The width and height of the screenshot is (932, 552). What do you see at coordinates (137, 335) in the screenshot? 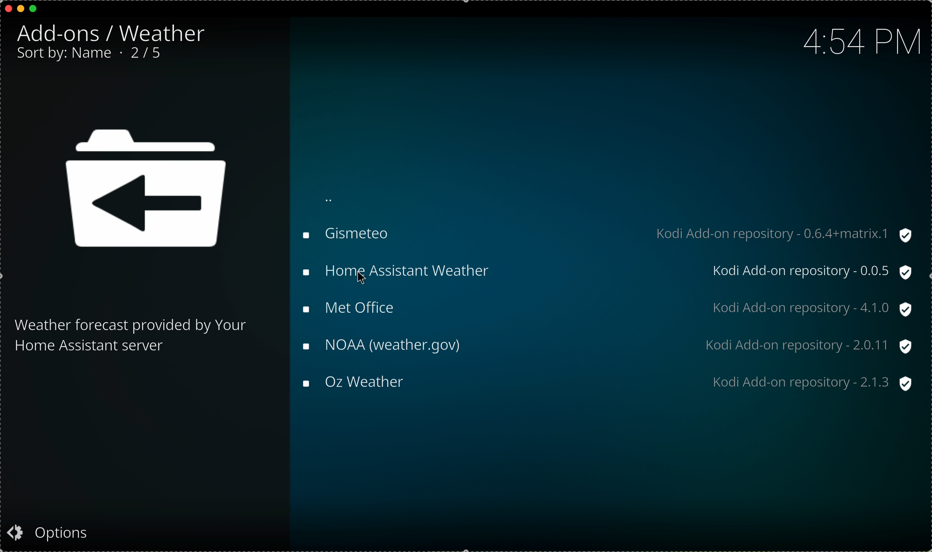
I see `description` at bounding box center [137, 335].